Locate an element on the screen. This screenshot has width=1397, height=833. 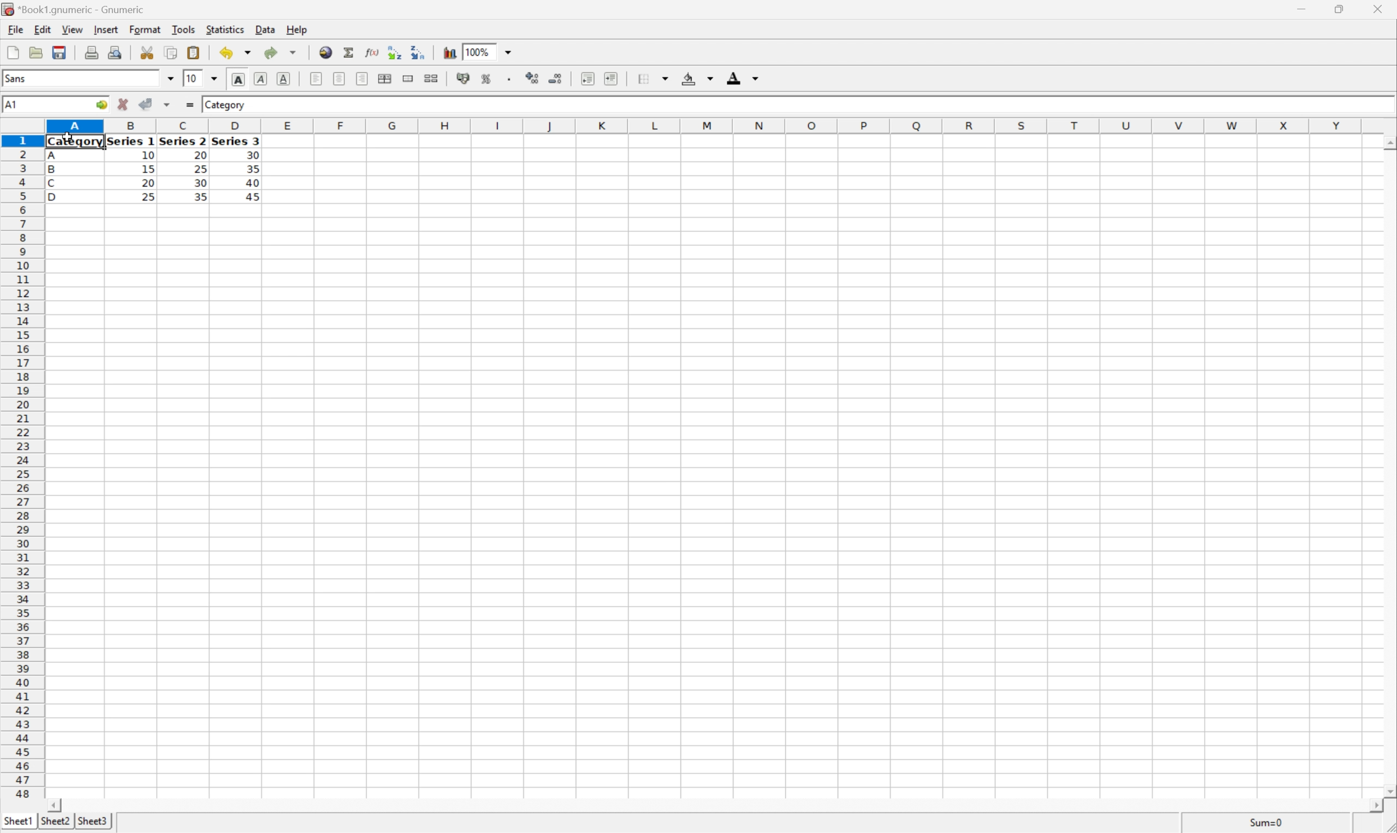
25 is located at coordinates (148, 198).